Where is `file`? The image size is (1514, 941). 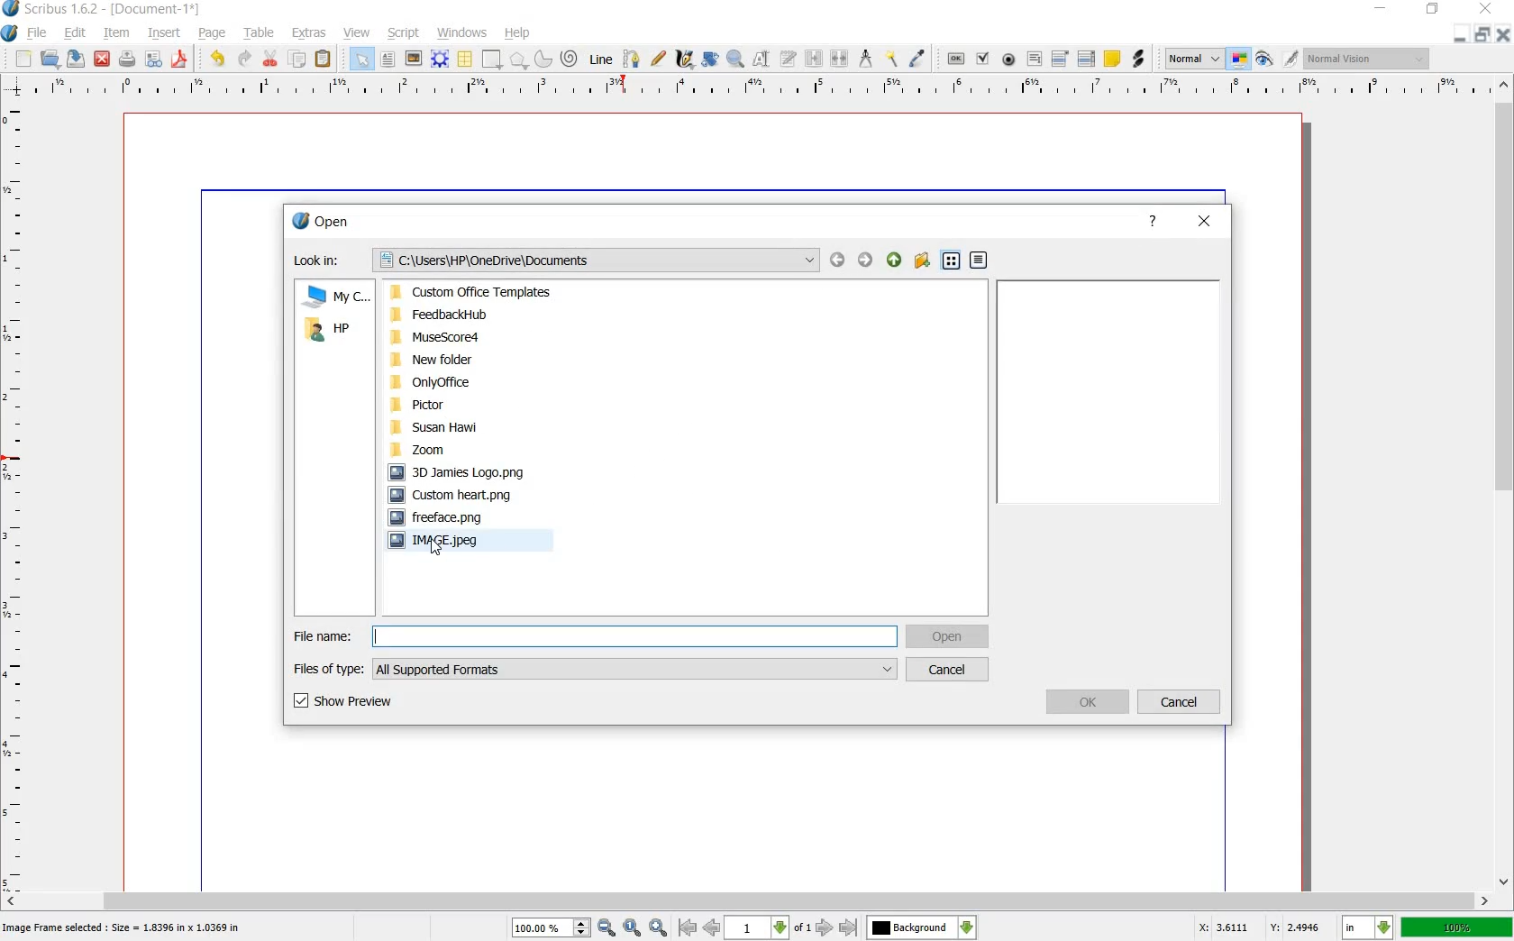 file is located at coordinates (37, 35).